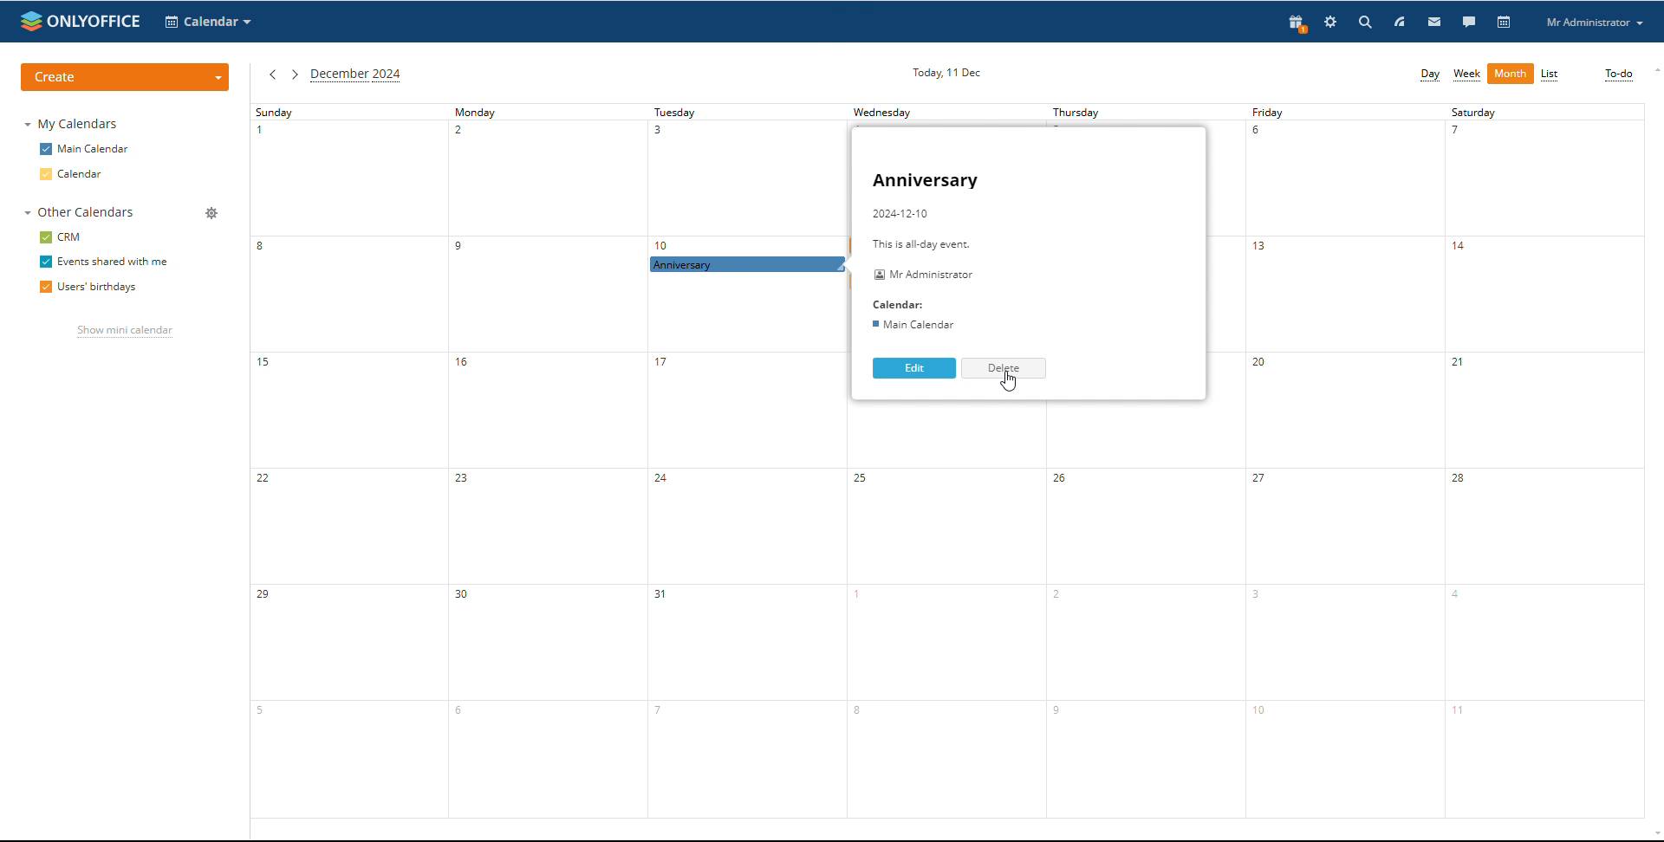 The height and width of the screenshot is (842, 1664). I want to click on 2024-12-10, so click(902, 216).